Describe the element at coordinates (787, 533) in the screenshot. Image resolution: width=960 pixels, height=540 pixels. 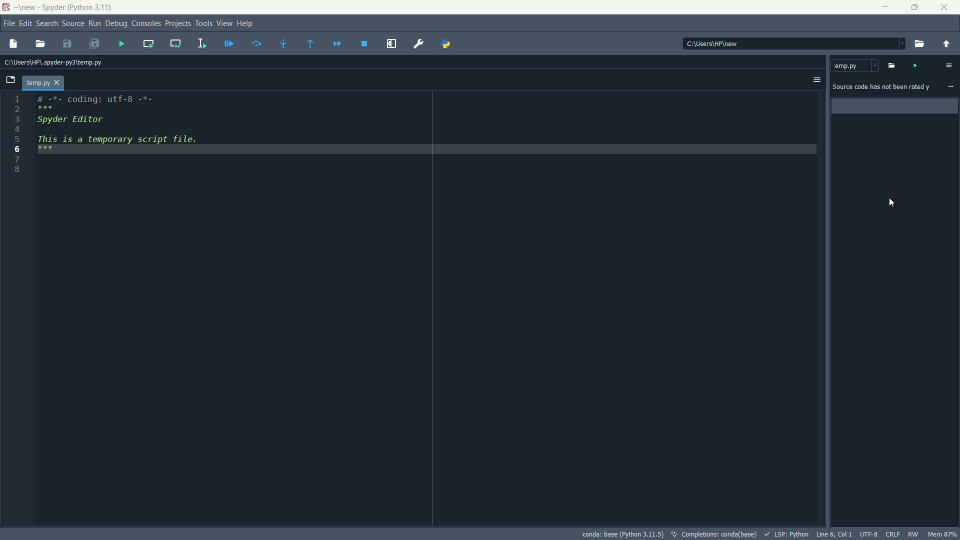
I see `LSP:Python` at that location.